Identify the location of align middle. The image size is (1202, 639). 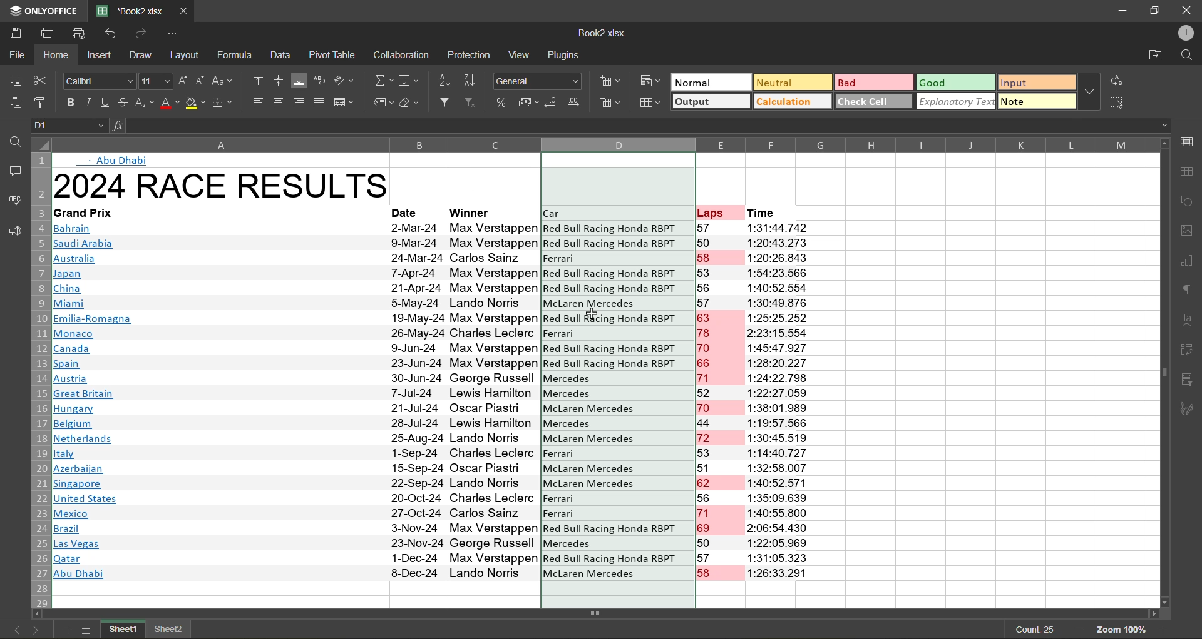
(279, 81).